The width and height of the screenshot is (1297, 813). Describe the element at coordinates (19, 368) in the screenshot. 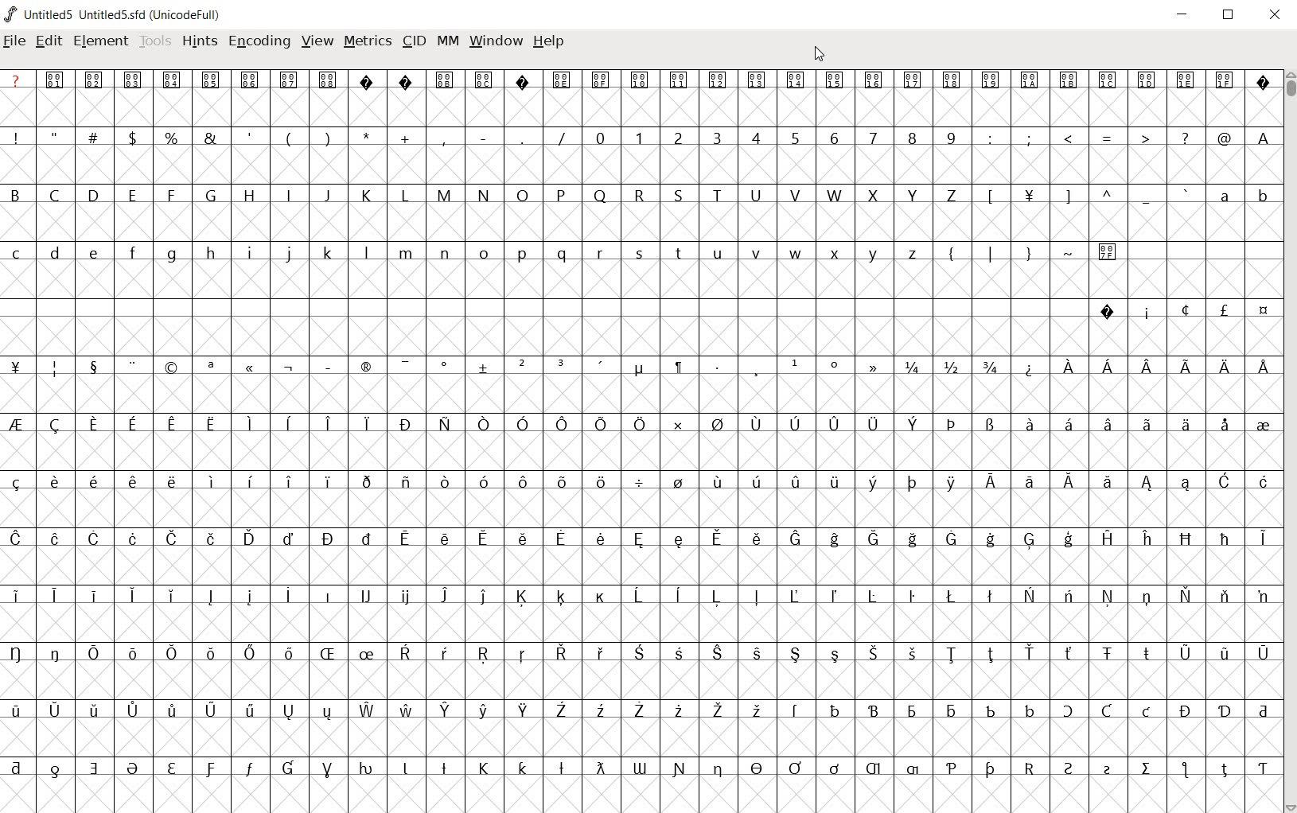

I see `Symbol` at that location.